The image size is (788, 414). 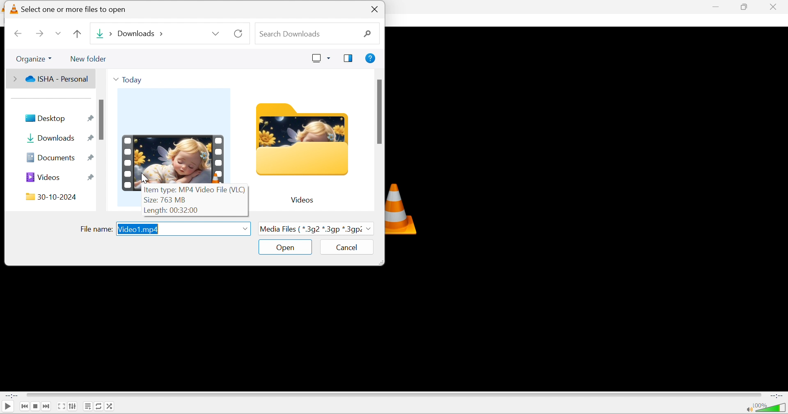 I want to click on File name:, so click(x=96, y=230).